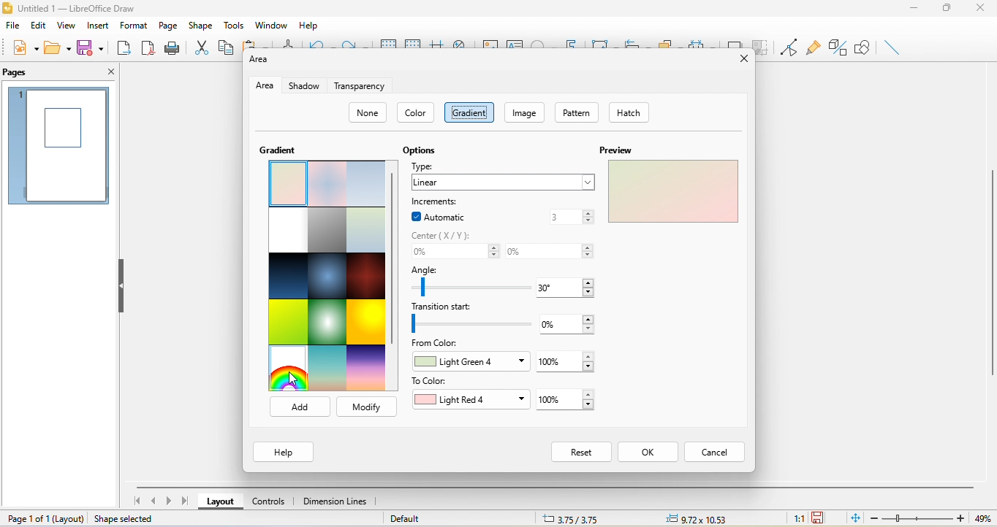  What do you see at coordinates (282, 453) in the screenshot?
I see `help` at bounding box center [282, 453].